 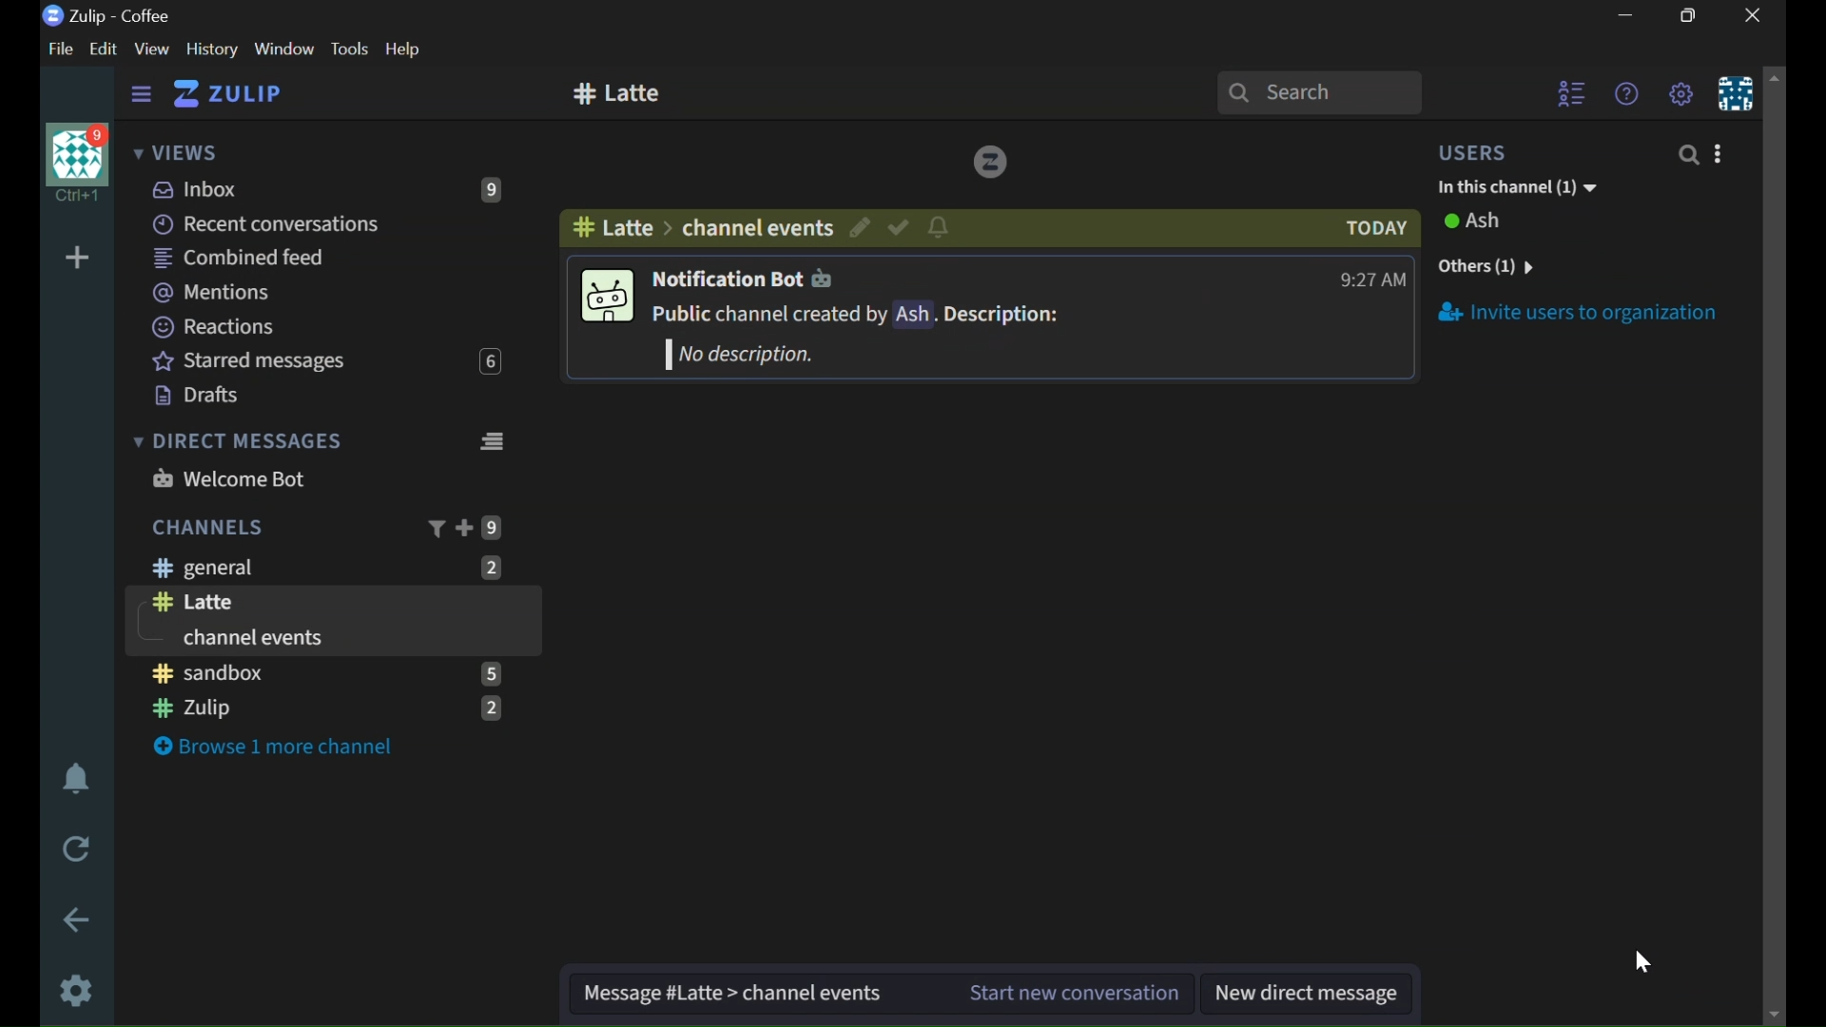 What do you see at coordinates (320, 477) in the screenshot?
I see `WELCOME BOT` at bounding box center [320, 477].